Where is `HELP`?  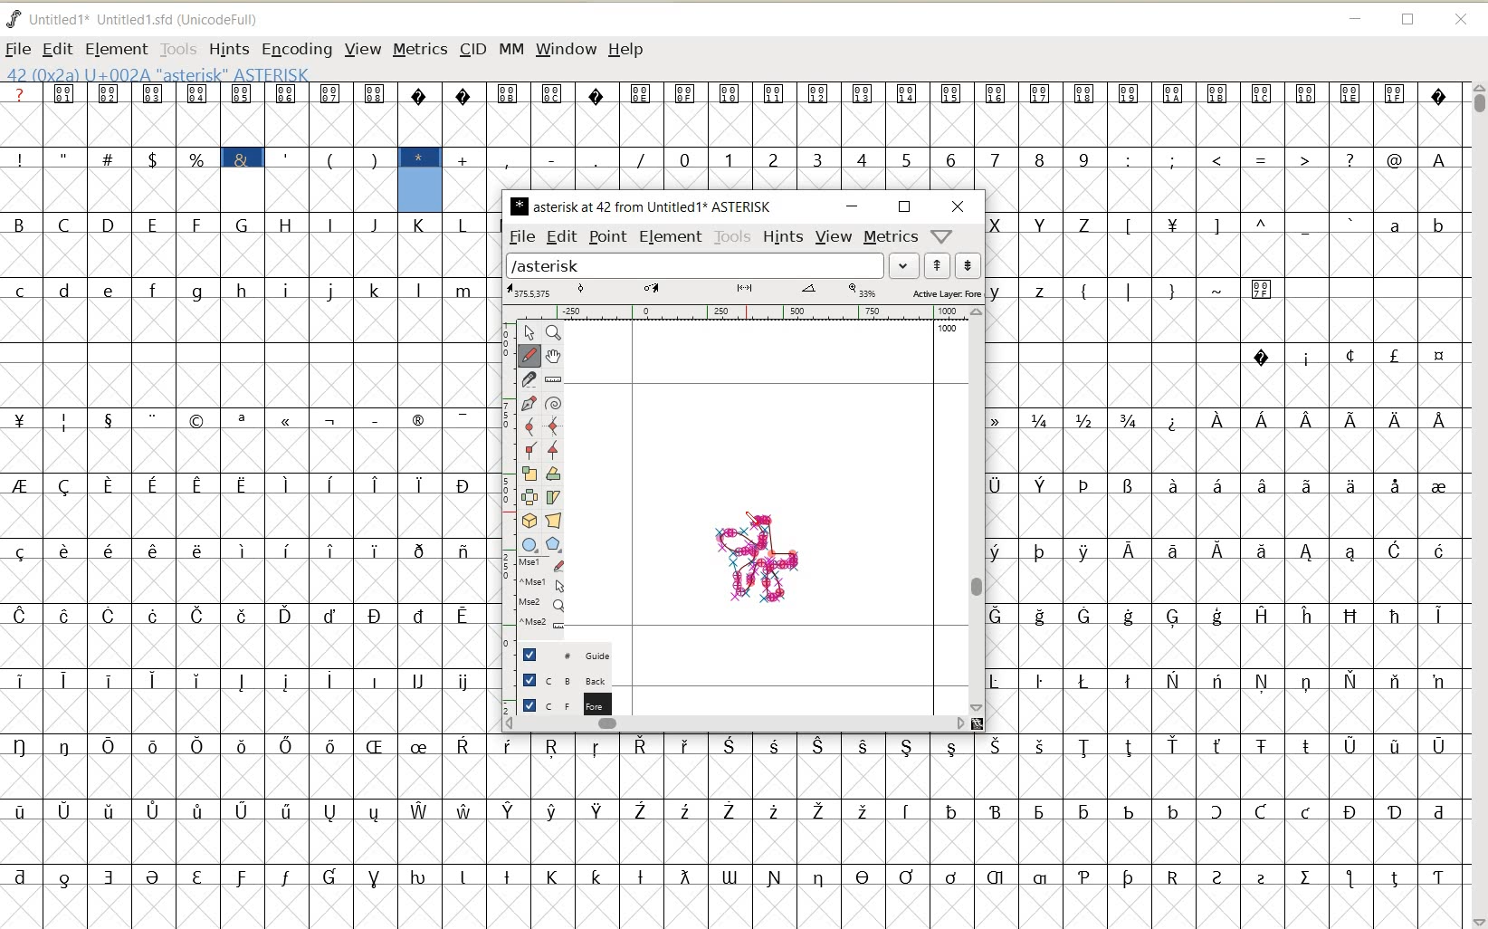
HELP is located at coordinates (625, 51).